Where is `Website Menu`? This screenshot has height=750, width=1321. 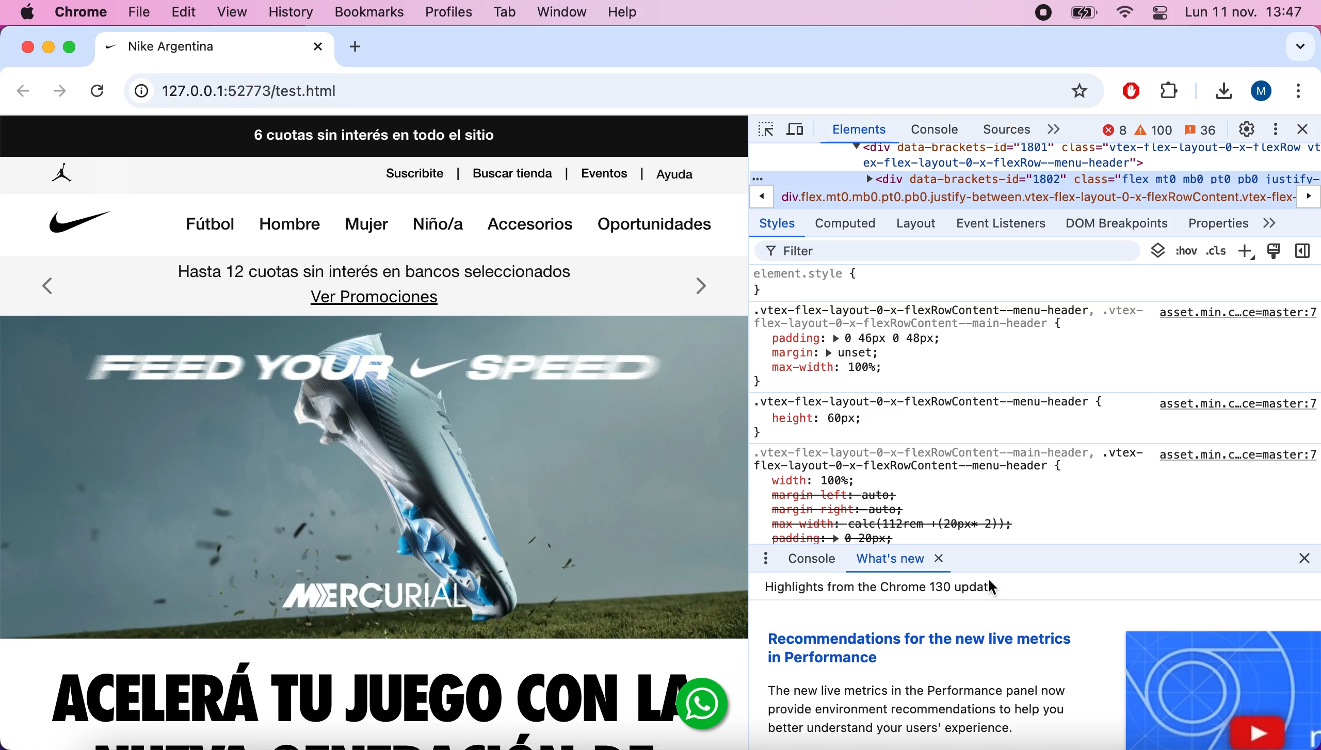 Website Menu is located at coordinates (448, 225).